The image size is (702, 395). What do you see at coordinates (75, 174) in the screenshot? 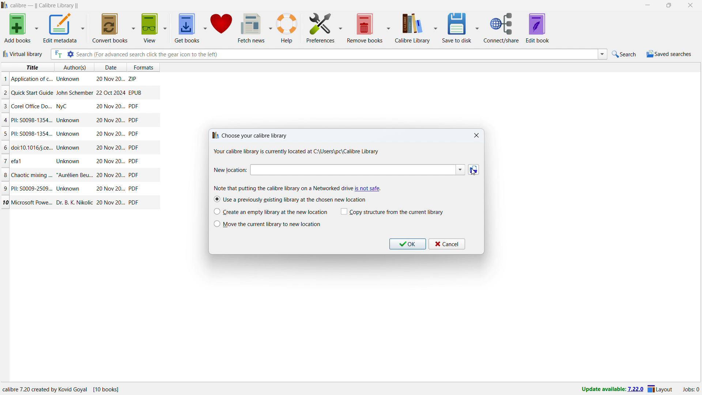
I see `Author` at bounding box center [75, 174].